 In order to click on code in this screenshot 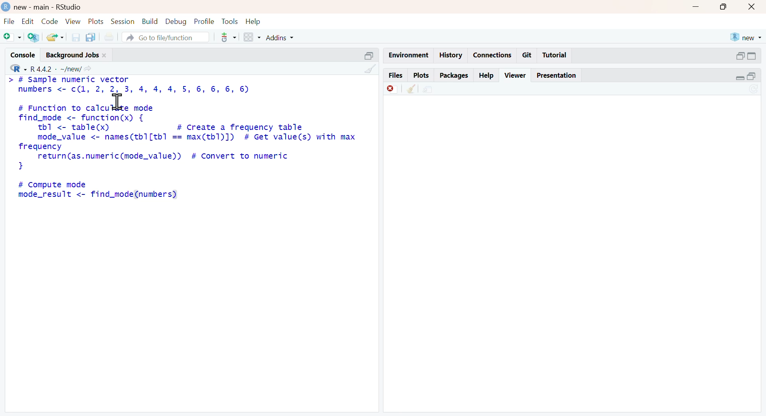, I will do `click(50, 21)`.